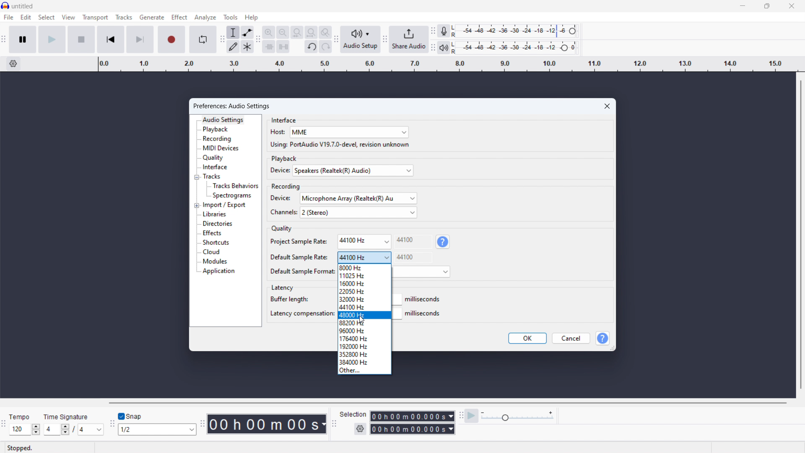  What do you see at coordinates (364, 370) in the screenshot?
I see `other...` at bounding box center [364, 370].